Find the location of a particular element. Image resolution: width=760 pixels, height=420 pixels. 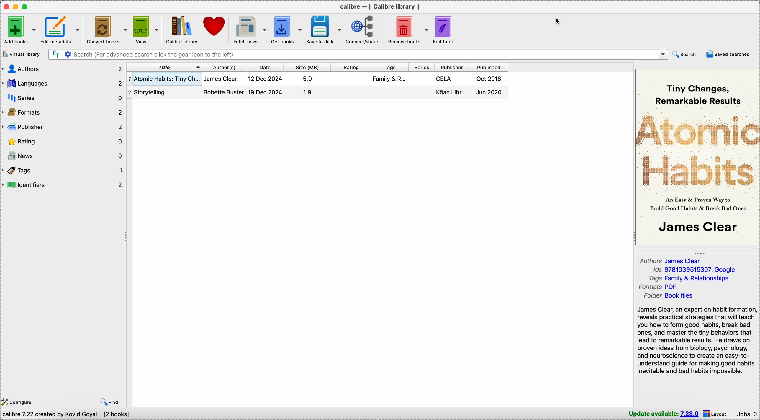

update available is located at coordinates (664, 414).